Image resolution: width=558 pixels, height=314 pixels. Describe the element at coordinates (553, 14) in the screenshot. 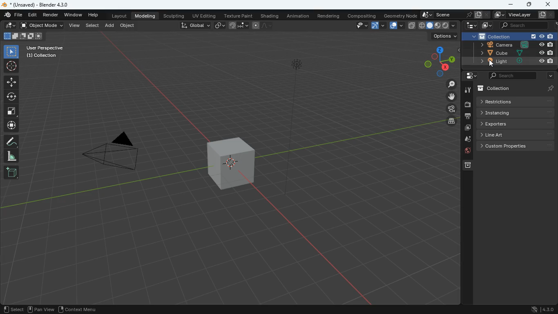

I see `Close` at that location.